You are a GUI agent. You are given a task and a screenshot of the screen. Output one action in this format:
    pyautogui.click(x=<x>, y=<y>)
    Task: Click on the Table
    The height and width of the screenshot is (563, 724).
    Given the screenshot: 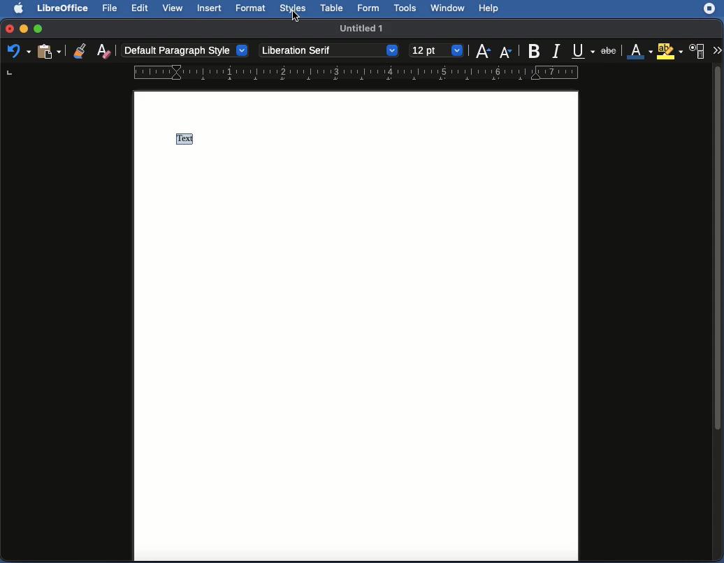 What is the action you would take?
    pyautogui.click(x=333, y=8)
    